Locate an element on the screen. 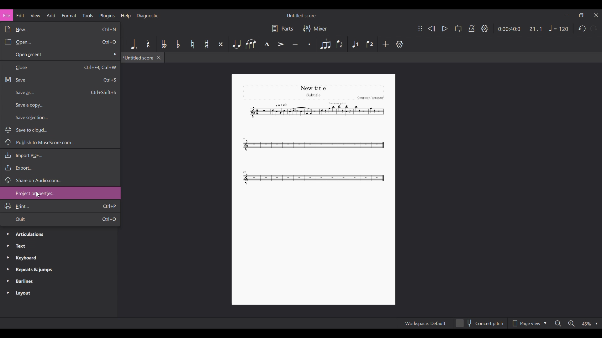  Voice 1 is located at coordinates (355, 44).